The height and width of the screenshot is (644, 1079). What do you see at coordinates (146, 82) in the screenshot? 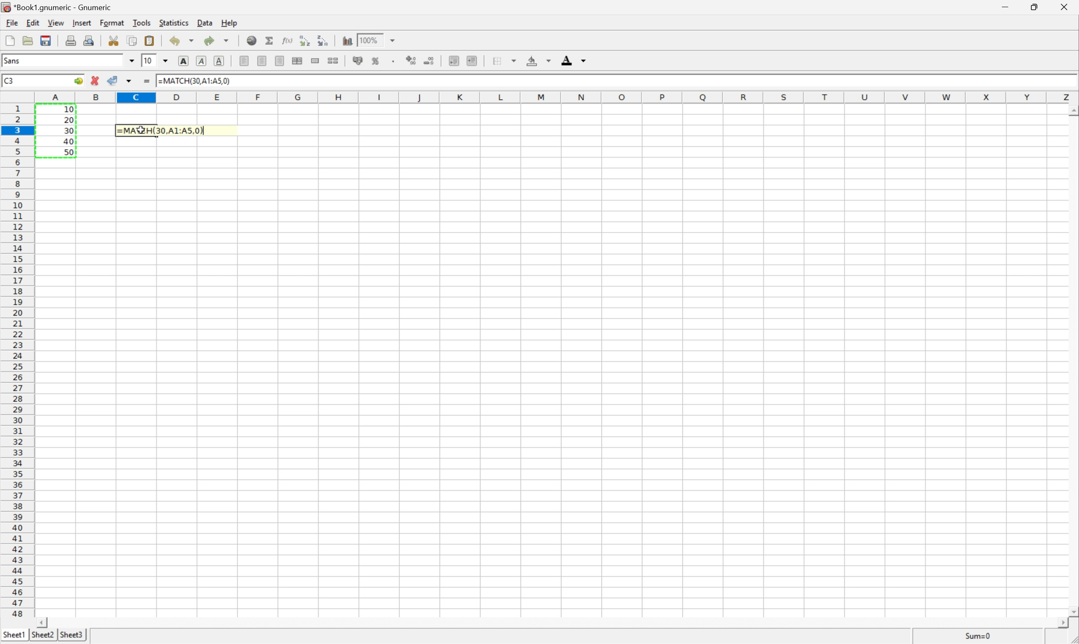
I see `Enter formula` at bounding box center [146, 82].